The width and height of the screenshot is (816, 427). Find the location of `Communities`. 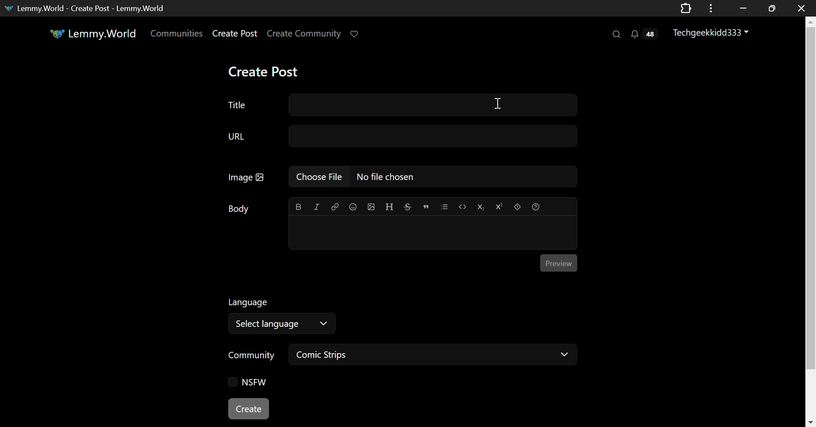

Communities is located at coordinates (176, 34).